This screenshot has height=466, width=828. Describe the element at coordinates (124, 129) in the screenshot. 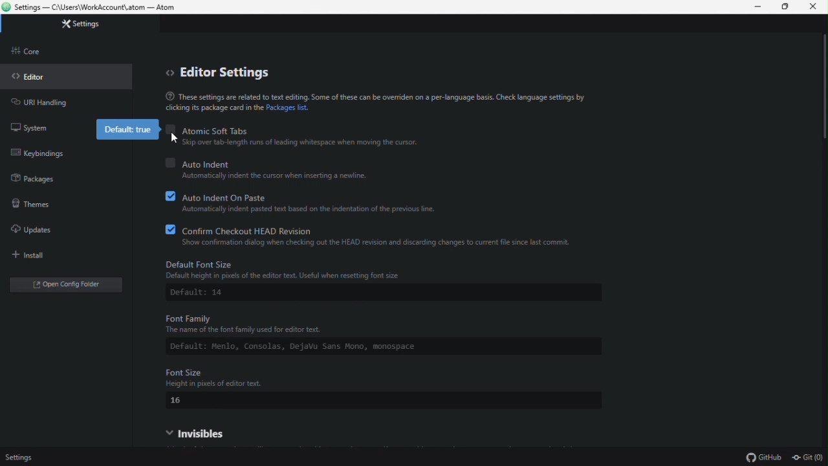

I see `Default true` at that location.